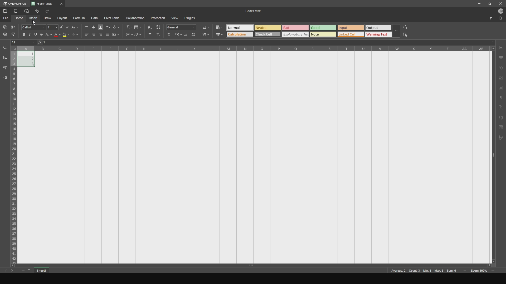  Describe the element at coordinates (7, 11) in the screenshot. I see `save` at that location.